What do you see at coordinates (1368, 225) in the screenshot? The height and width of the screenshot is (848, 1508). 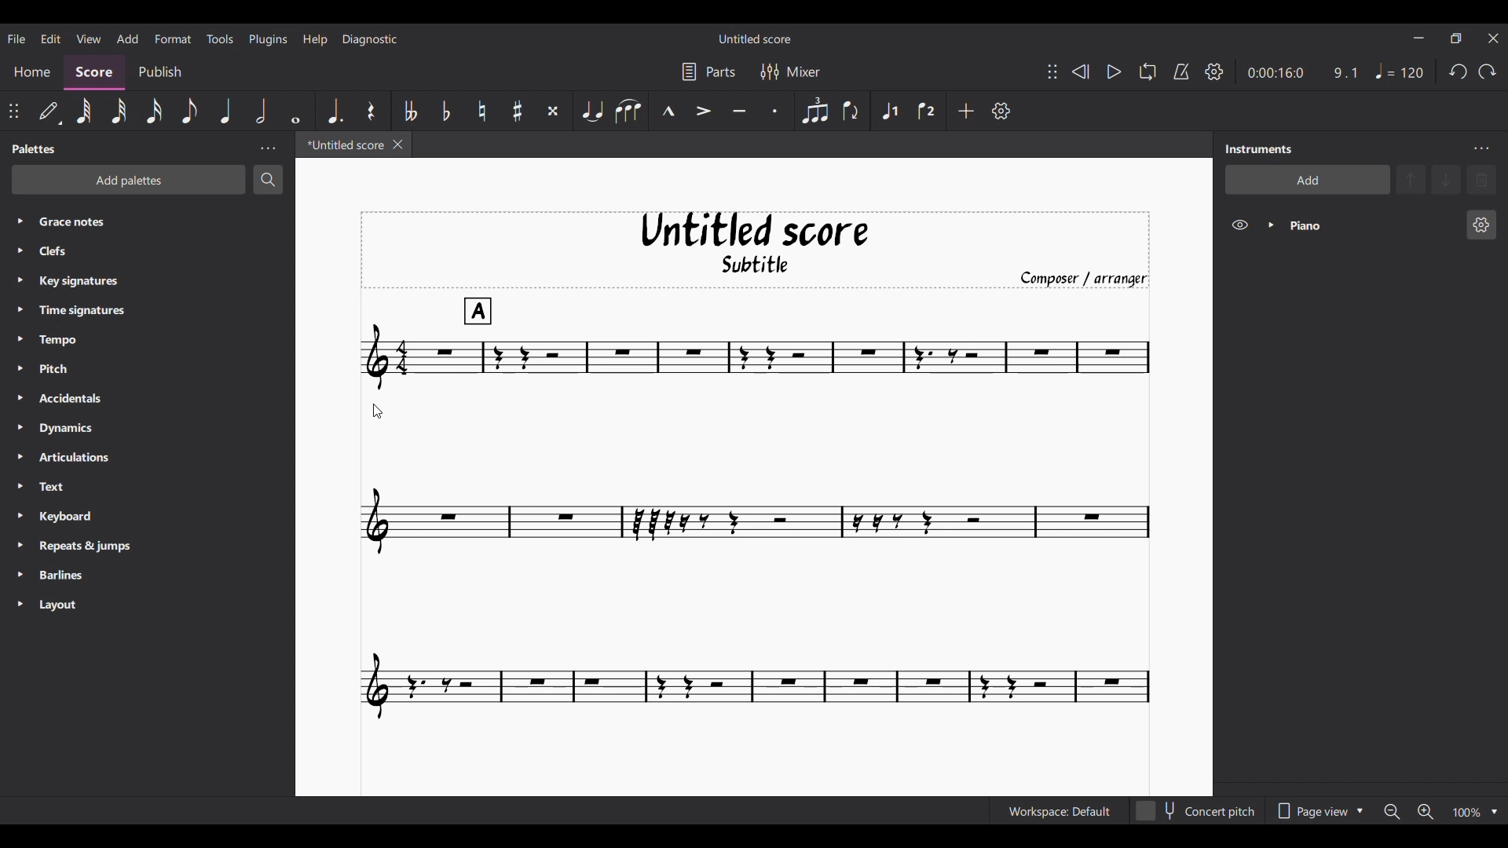 I see `Current instrument` at bounding box center [1368, 225].